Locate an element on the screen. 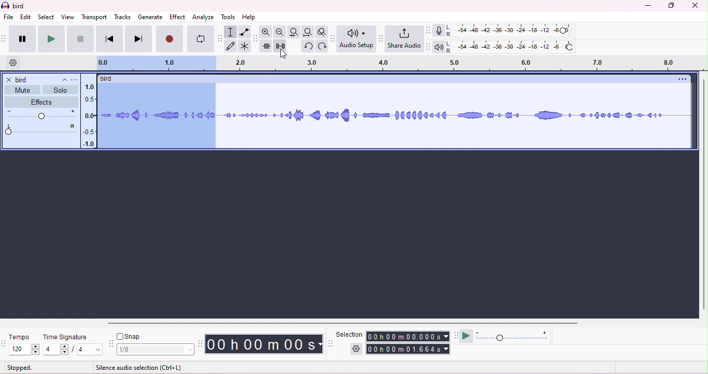 The width and height of the screenshot is (708, 374). transport is located at coordinates (95, 18).